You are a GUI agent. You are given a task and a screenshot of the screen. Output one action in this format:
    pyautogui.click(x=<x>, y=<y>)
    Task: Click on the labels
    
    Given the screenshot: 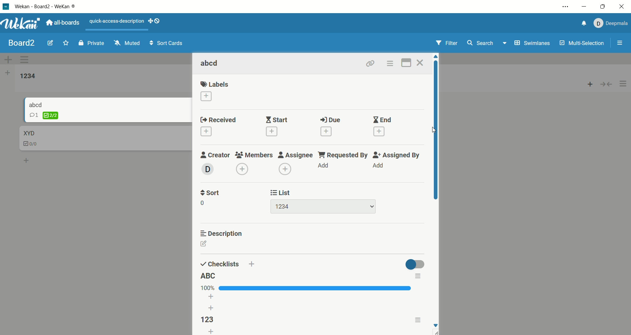 What is the action you would take?
    pyautogui.click(x=215, y=84)
    